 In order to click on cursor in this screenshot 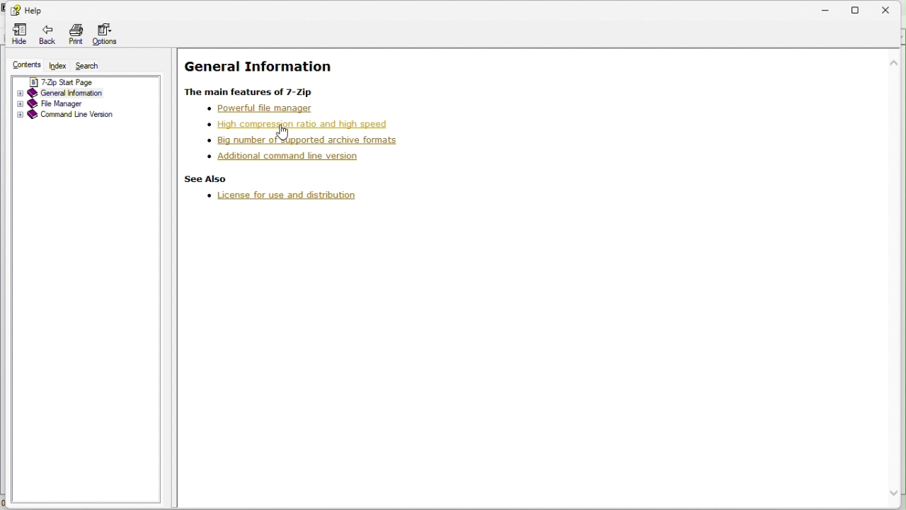, I will do `click(287, 135)`.